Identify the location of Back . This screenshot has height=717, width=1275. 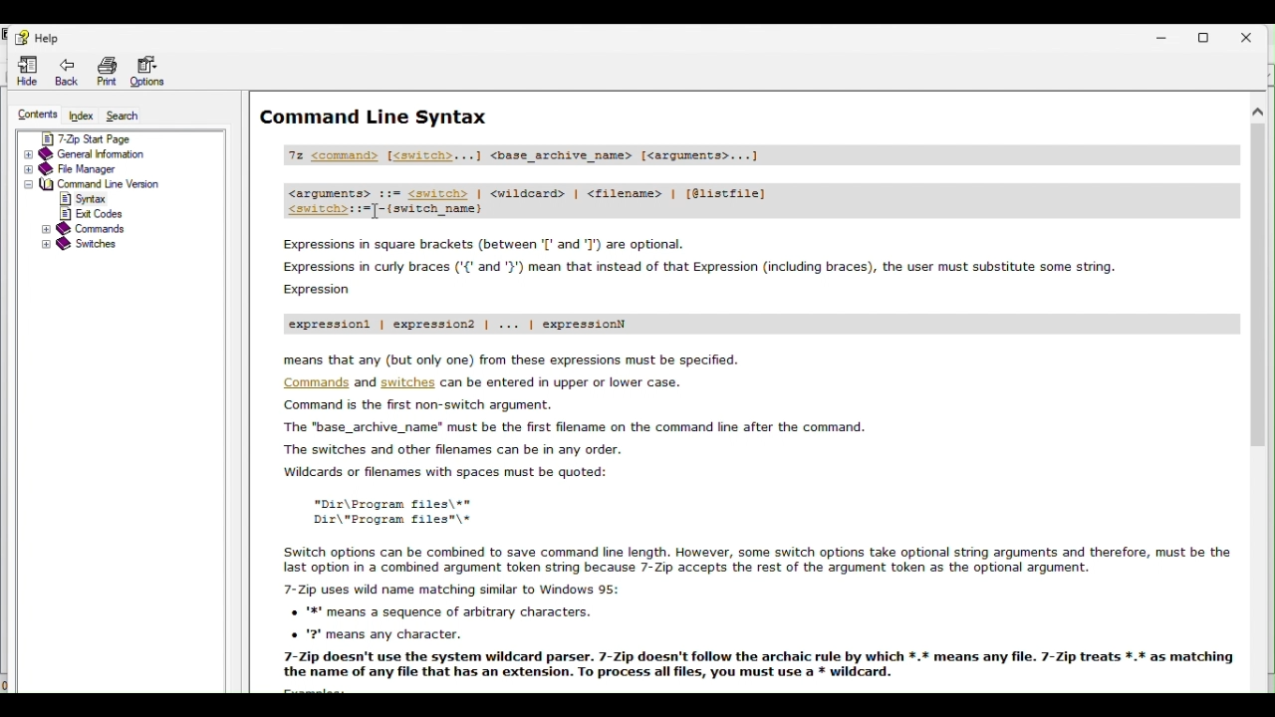
(70, 73).